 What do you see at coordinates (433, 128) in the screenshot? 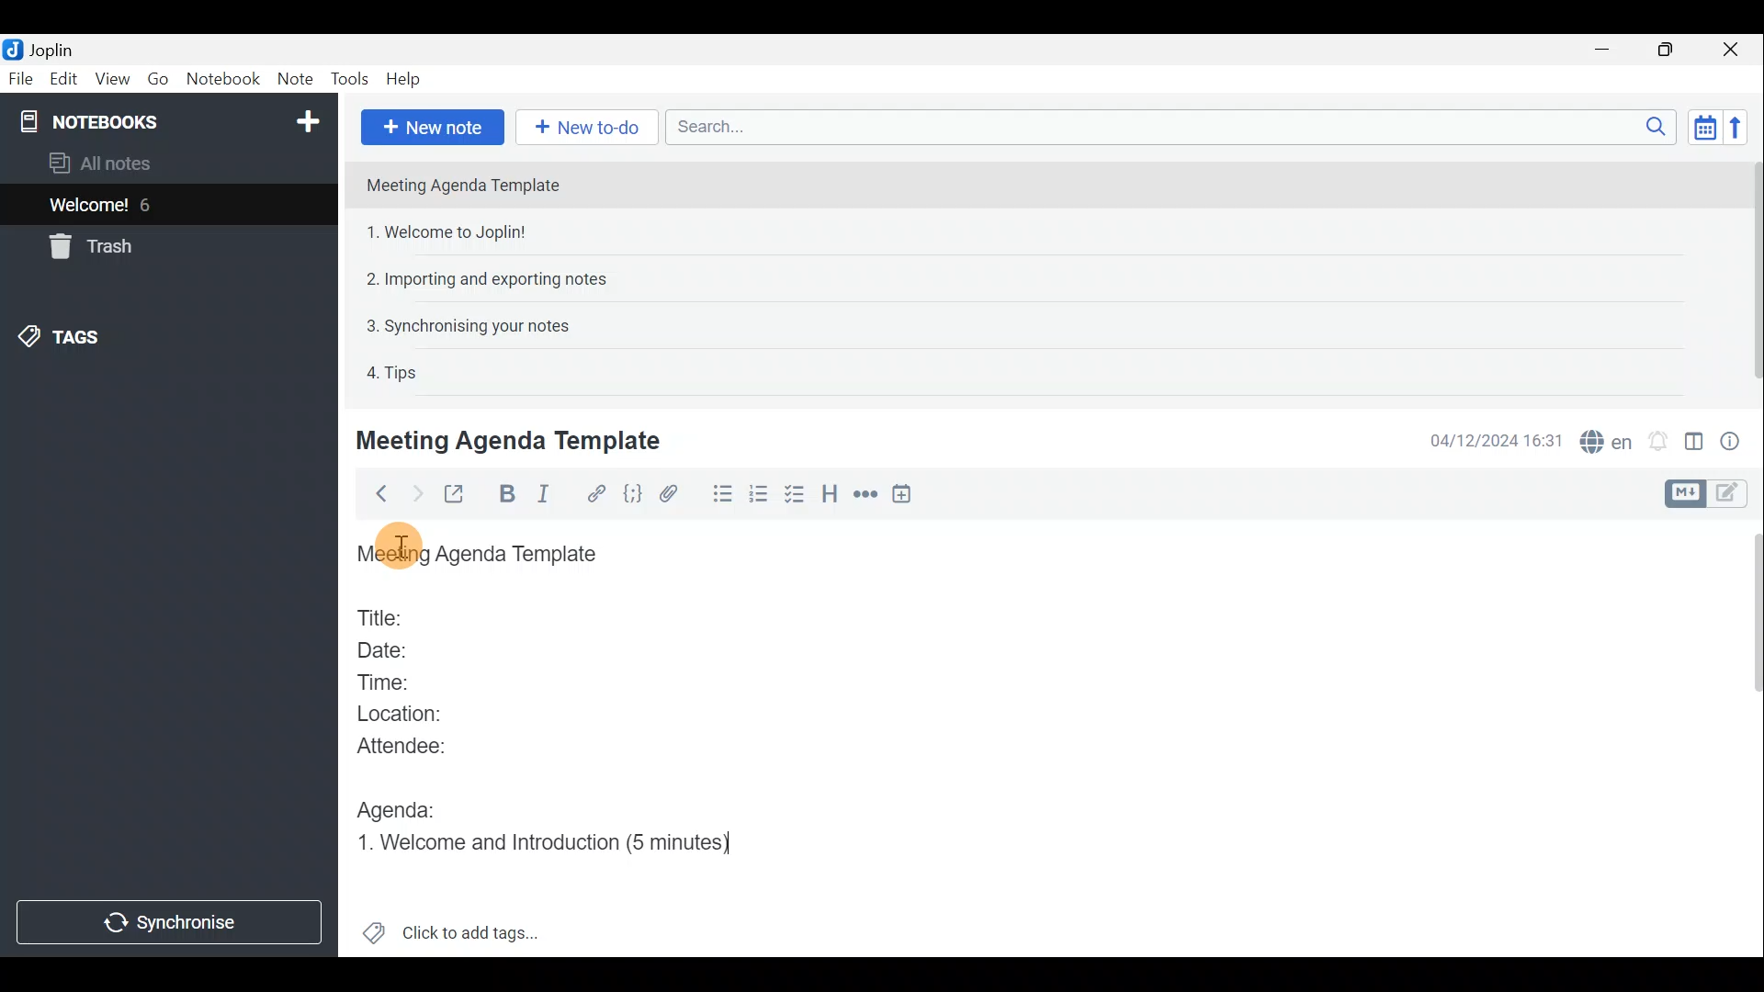
I see `New note` at bounding box center [433, 128].